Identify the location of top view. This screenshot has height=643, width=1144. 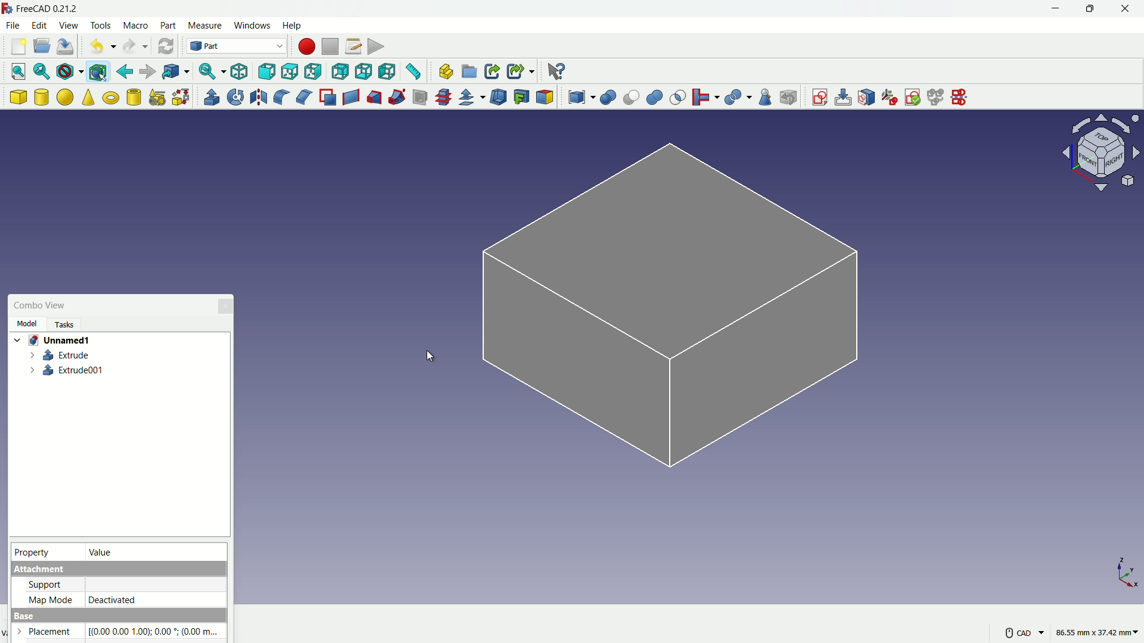
(289, 71).